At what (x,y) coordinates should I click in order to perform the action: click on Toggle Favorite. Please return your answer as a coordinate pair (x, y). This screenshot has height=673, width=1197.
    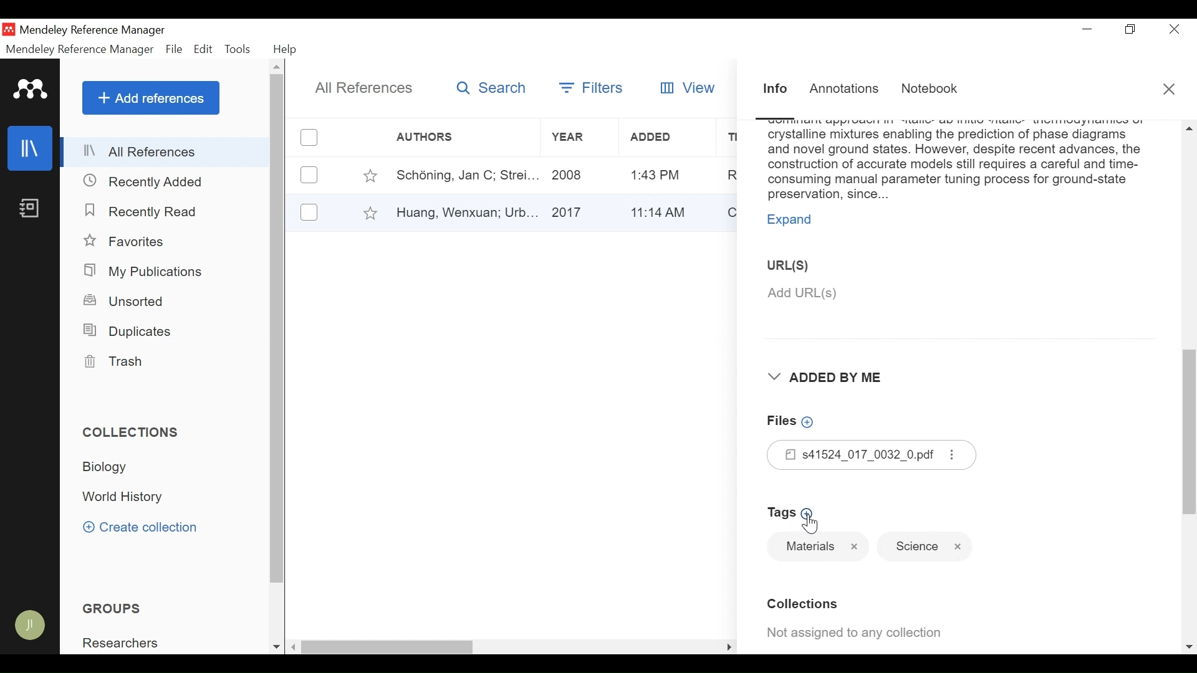
    Looking at the image, I should click on (370, 175).